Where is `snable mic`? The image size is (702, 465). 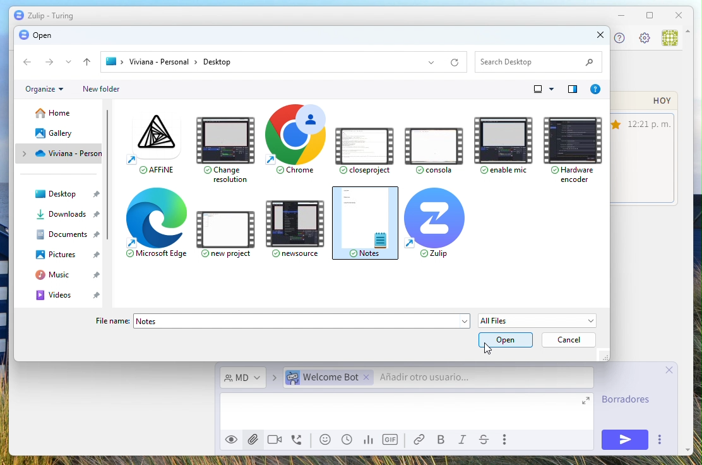
snable mic is located at coordinates (503, 141).